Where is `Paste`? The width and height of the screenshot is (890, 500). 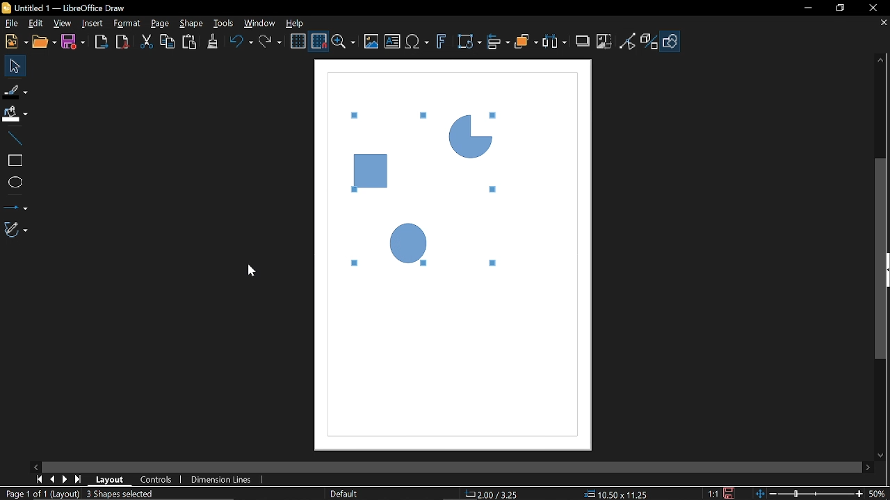
Paste is located at coordinates (191, 42).